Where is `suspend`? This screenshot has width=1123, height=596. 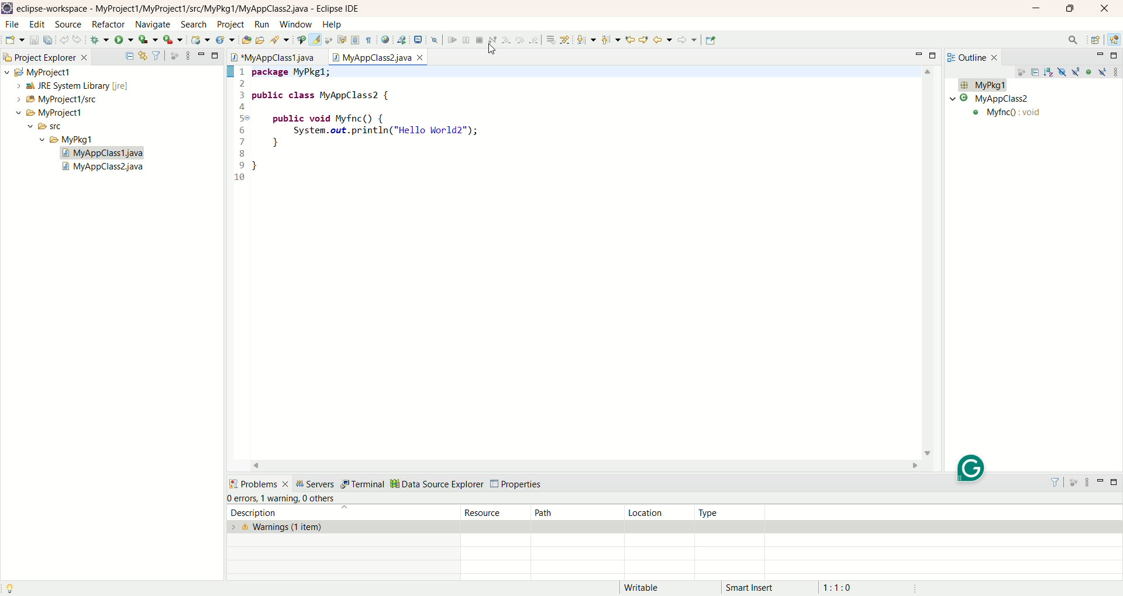
suspend is located at coordinates (466, 41).